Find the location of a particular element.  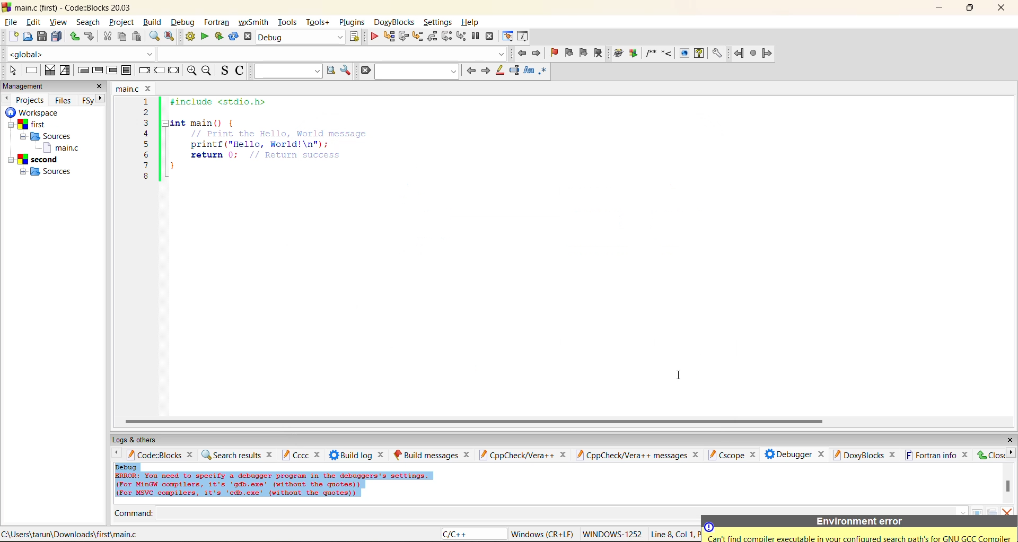

close  is located at coordinates (1003, 8).